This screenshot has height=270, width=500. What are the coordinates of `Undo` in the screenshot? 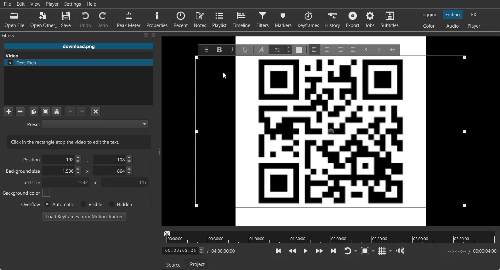 It's located at (85, 19).